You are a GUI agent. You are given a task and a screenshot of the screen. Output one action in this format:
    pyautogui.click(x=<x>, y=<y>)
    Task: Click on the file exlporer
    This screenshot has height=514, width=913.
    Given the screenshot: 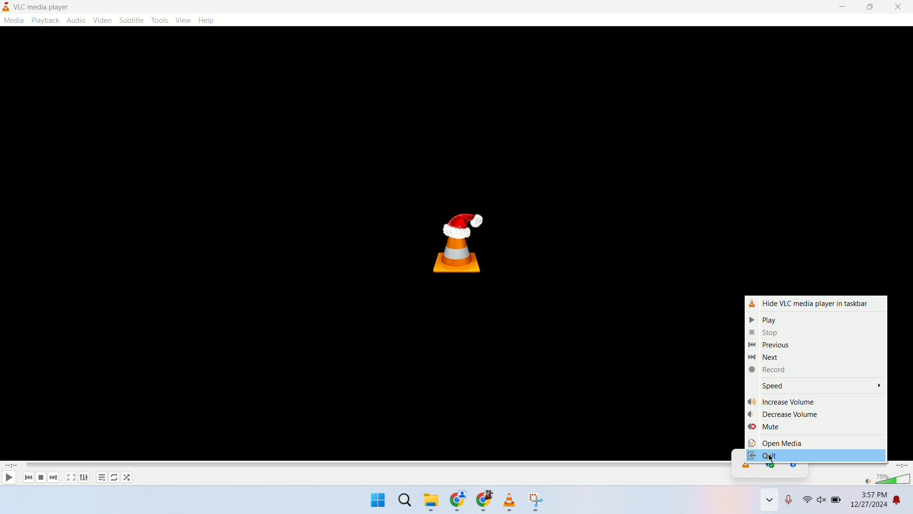 What is the action you would take?
    pyautogui.click(x=432, y=503)
    